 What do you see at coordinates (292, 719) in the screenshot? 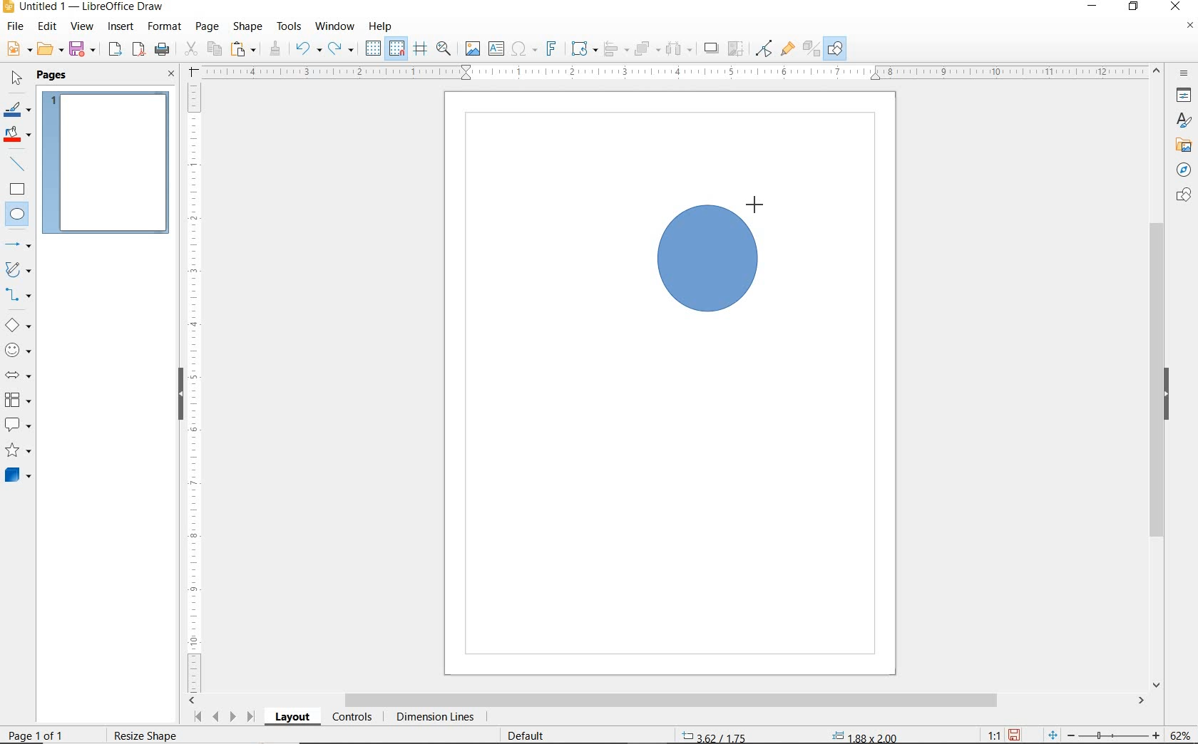
I see `LAYOUT` at bounding box center [292, 719].